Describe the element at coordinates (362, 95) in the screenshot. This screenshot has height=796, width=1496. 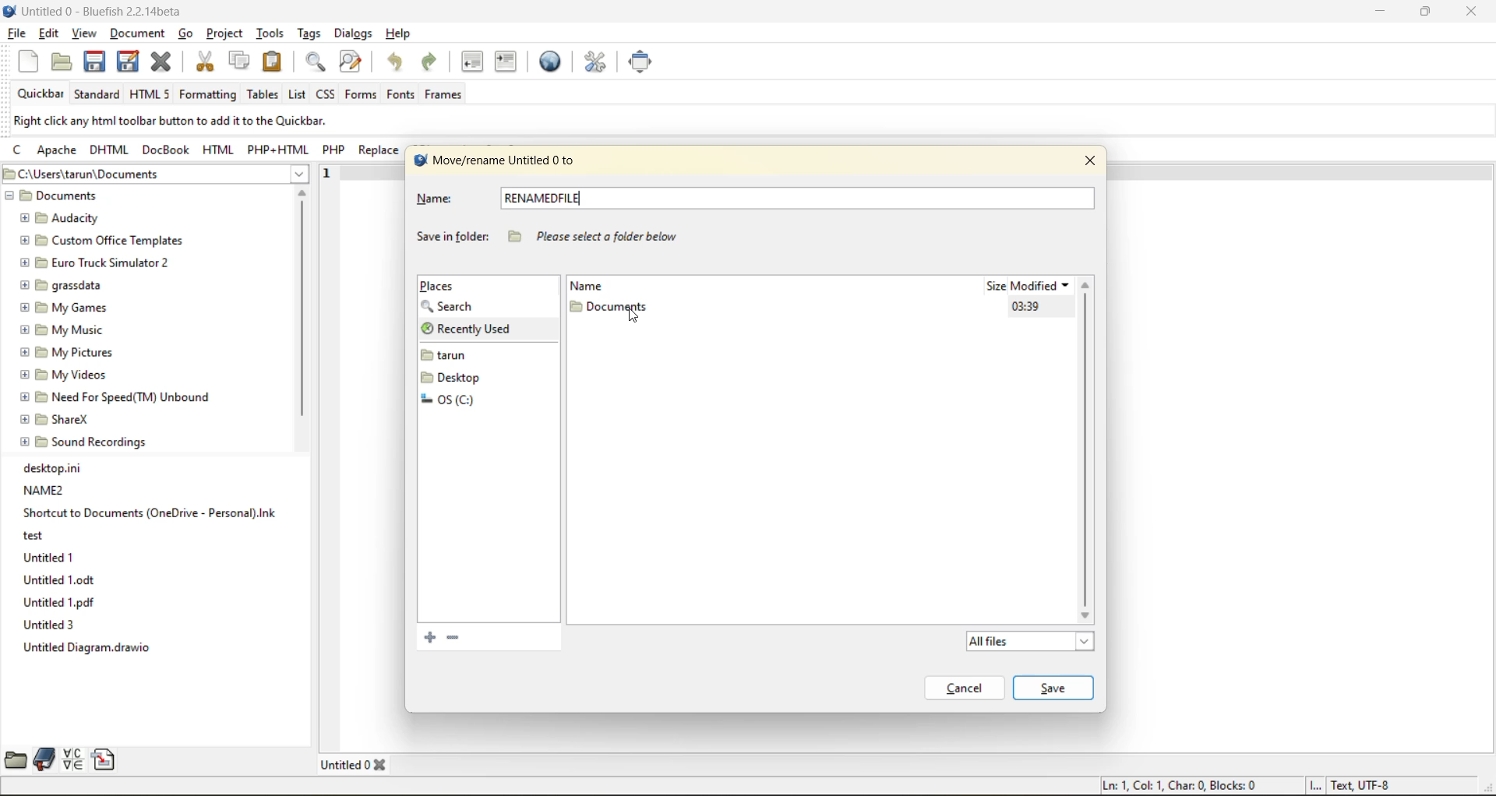
I see `forms` at that location.